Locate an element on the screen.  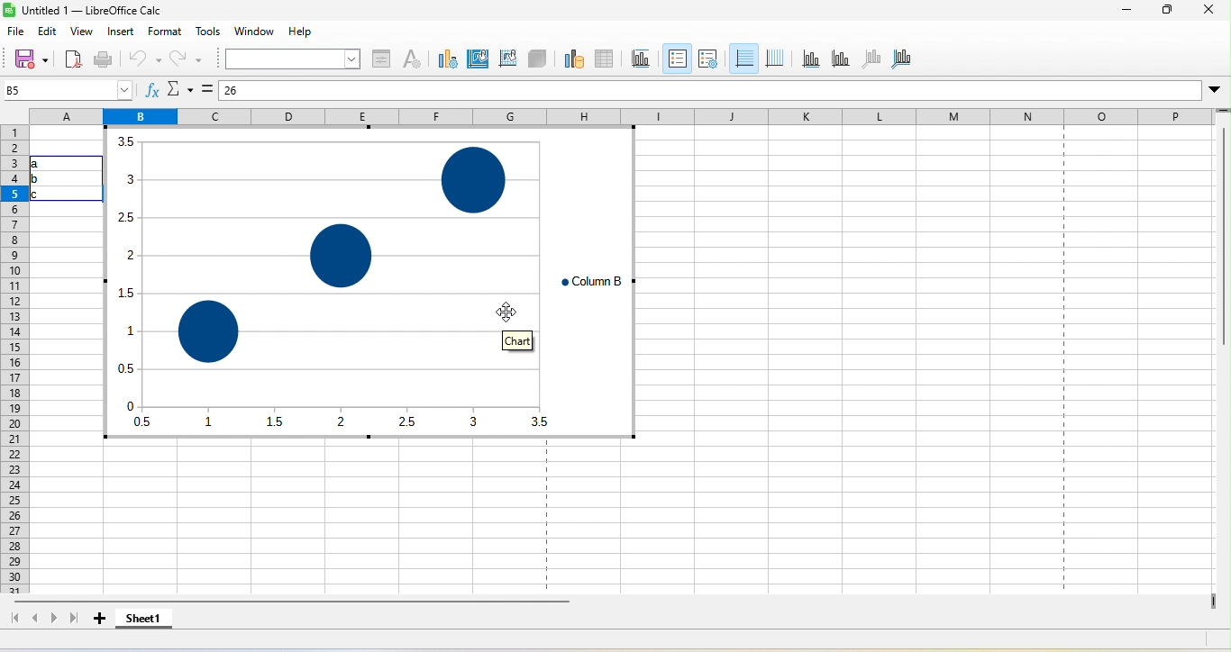
minimize is located at coordinates (1121, 12).